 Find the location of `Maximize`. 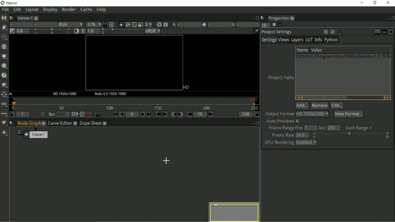

Maximize is located at coordinates (384, 32).